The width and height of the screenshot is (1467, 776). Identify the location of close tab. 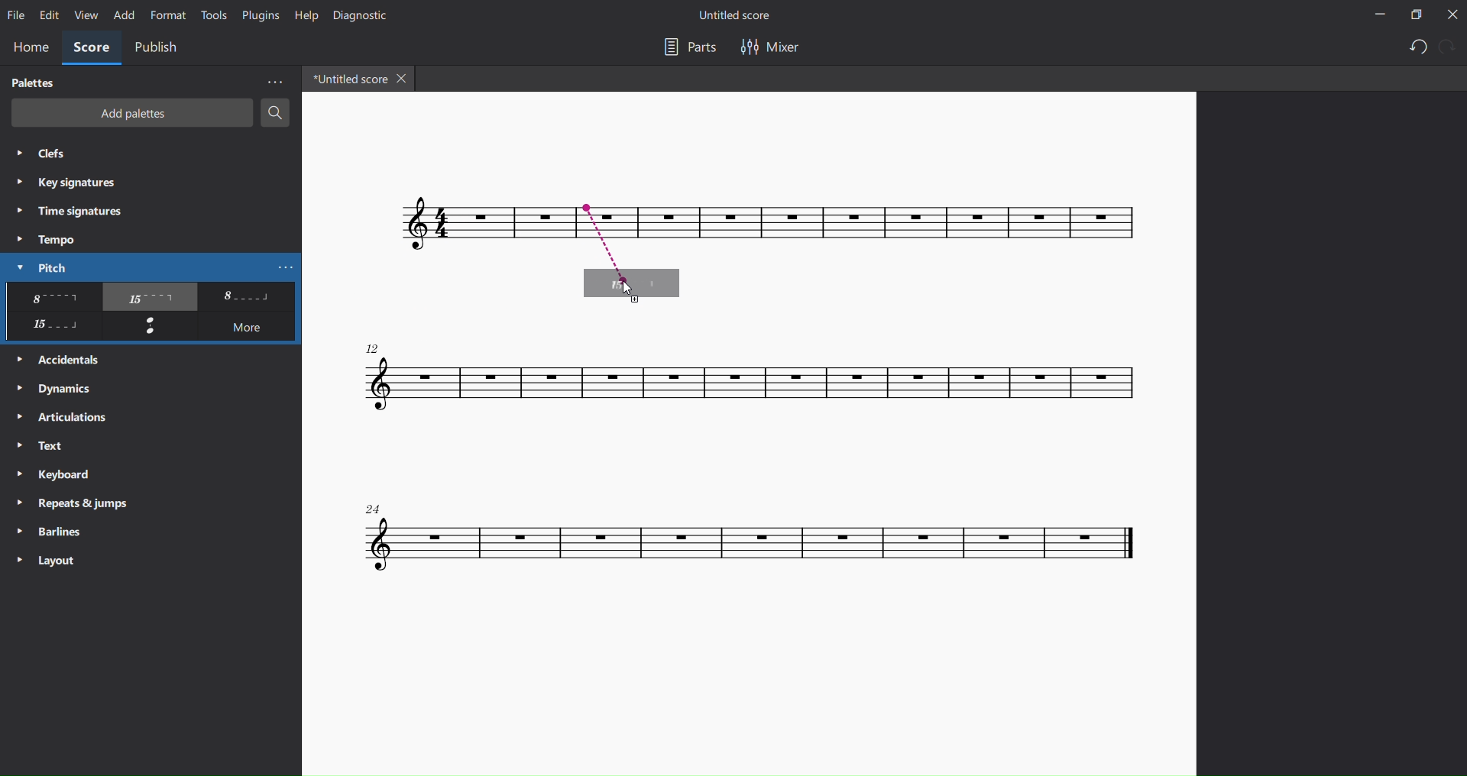
(404, 77).